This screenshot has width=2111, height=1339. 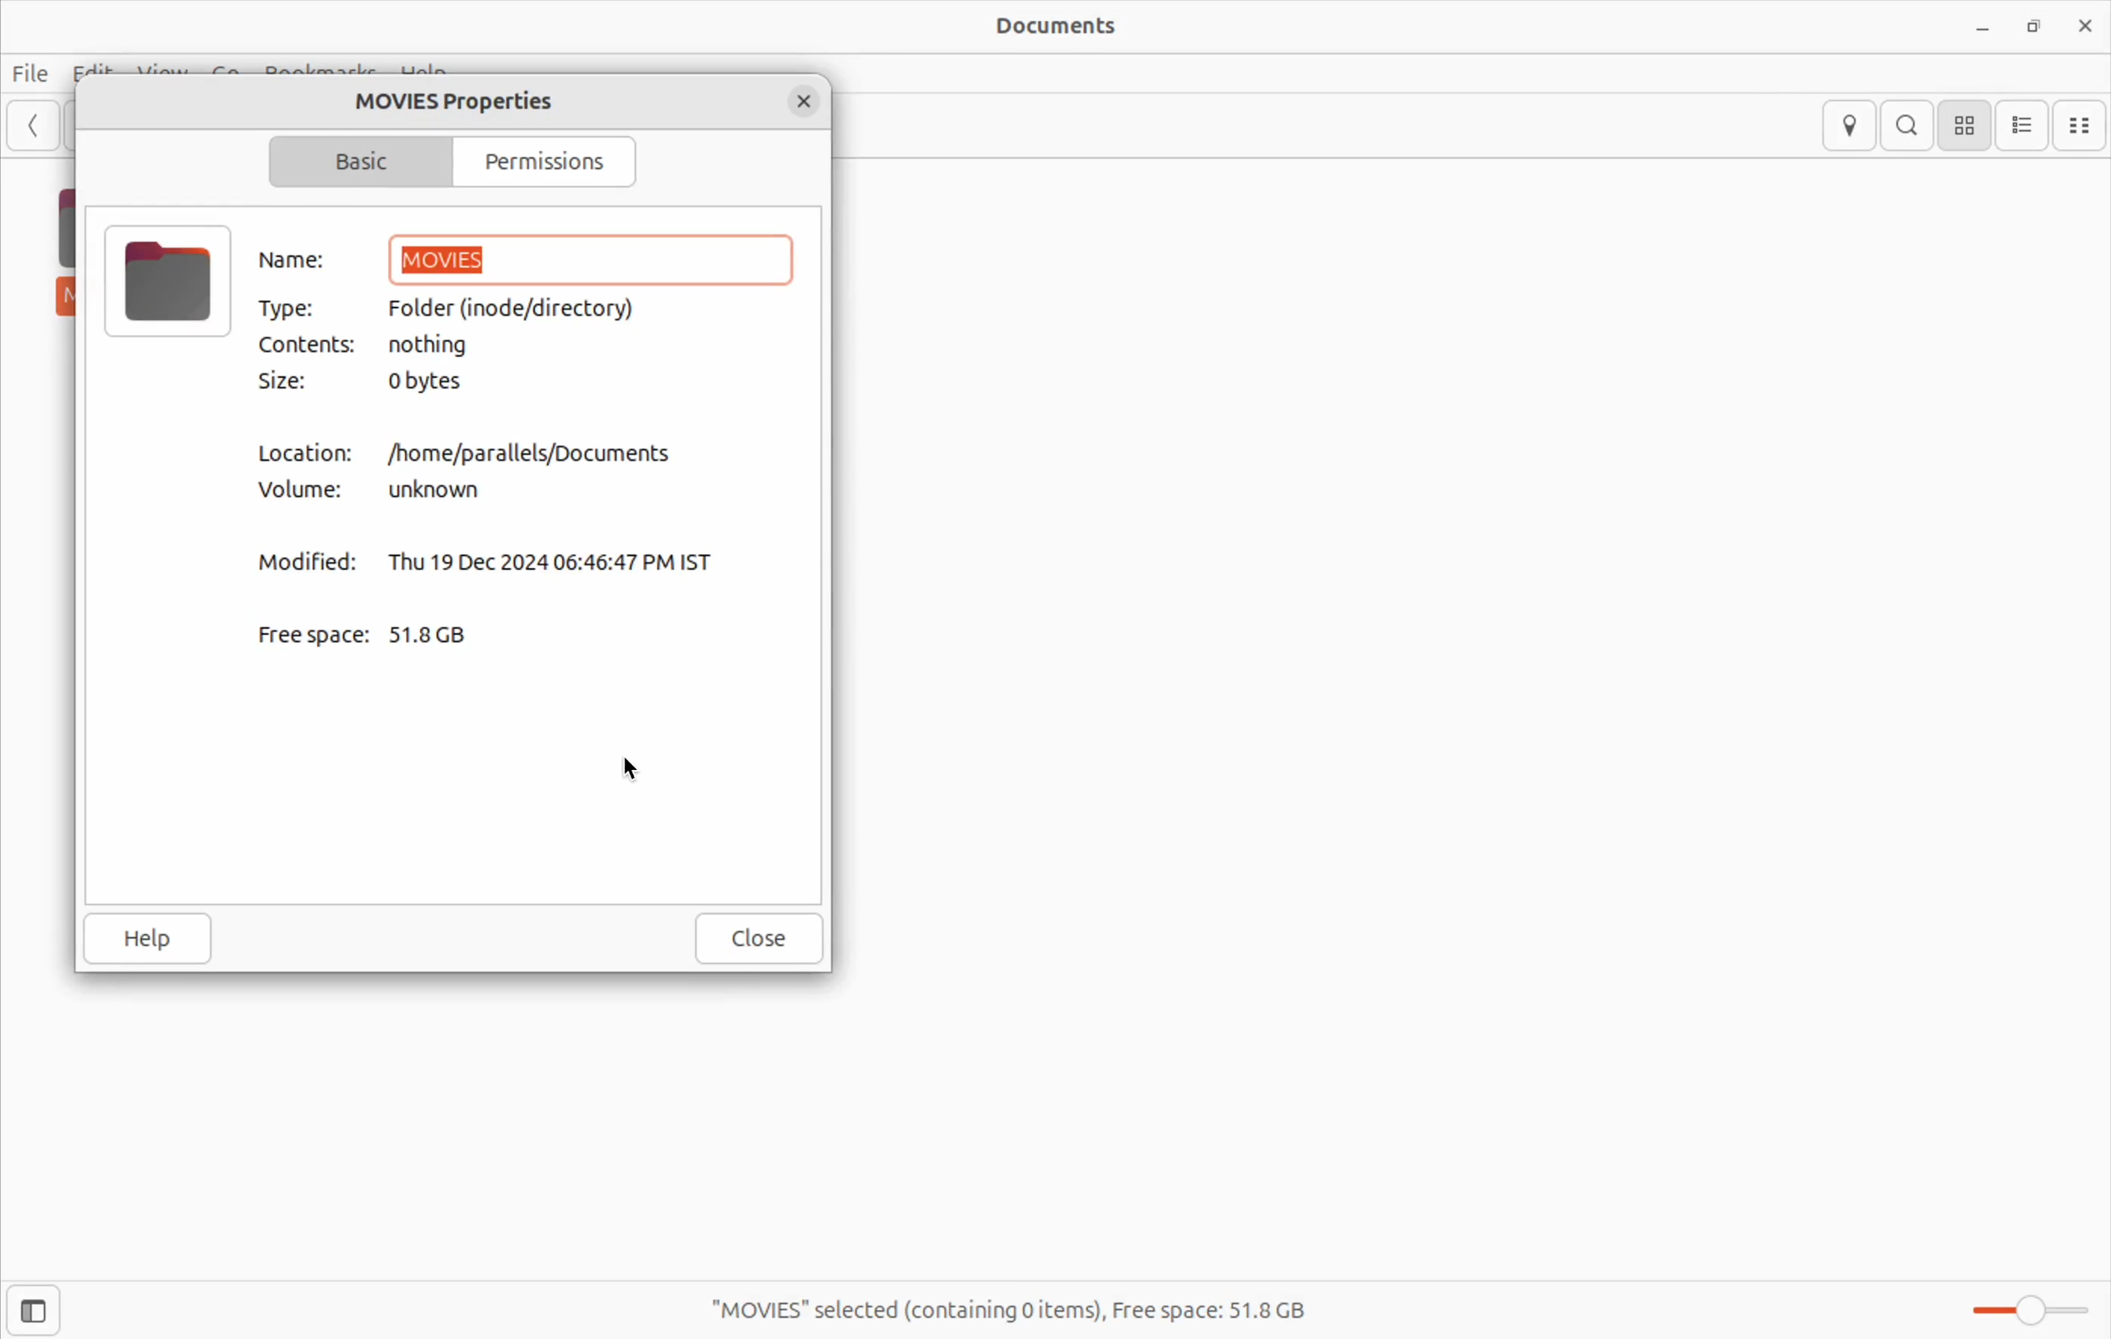 What do you see at coordinates (2080, 25) in the screenshot?
I see `close` at bounding box center [2080, 25].